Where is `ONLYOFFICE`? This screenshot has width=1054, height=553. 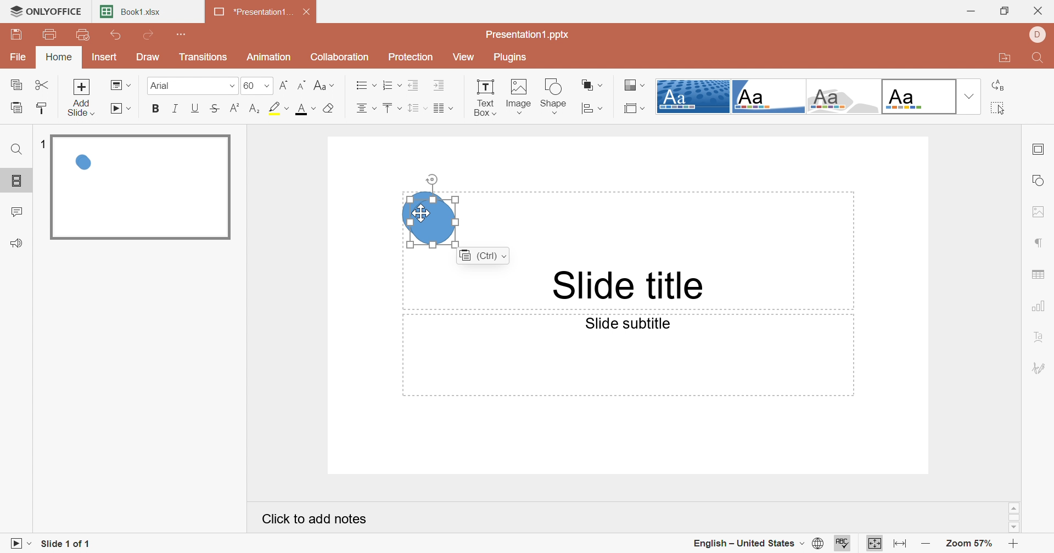
ONLYOFFICE is located at coordinates (45, 9).